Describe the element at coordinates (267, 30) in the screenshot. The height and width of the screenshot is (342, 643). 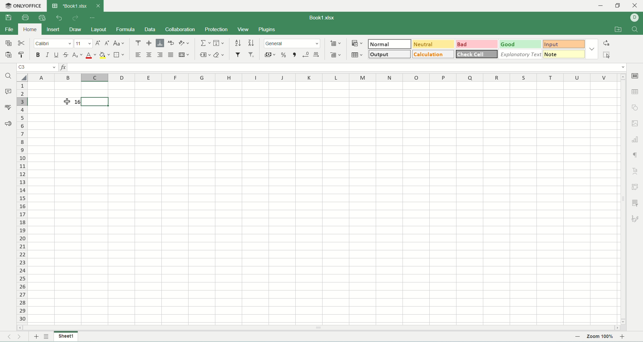
I see `plugins` at that location.